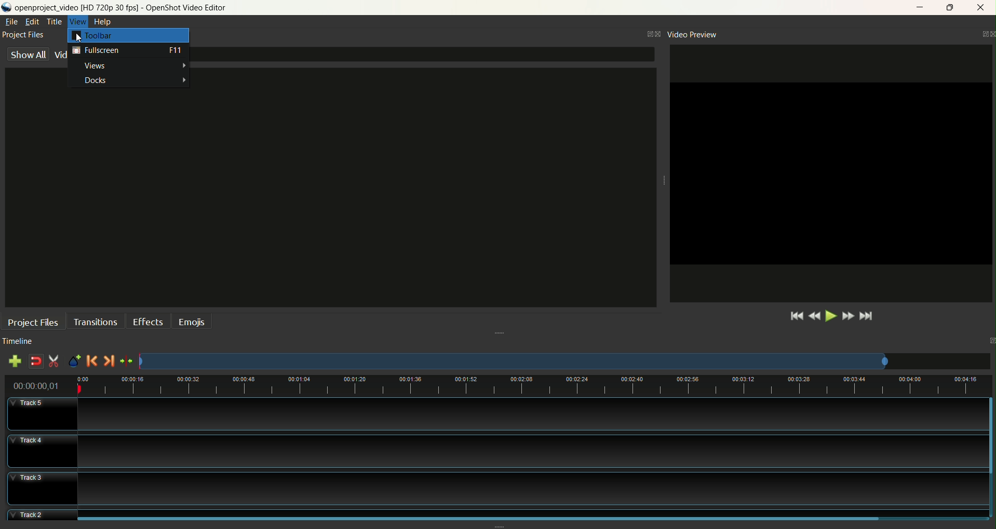  Describe the element at coordinates (7, 8) in the screenshot. I see `logo` at that location.